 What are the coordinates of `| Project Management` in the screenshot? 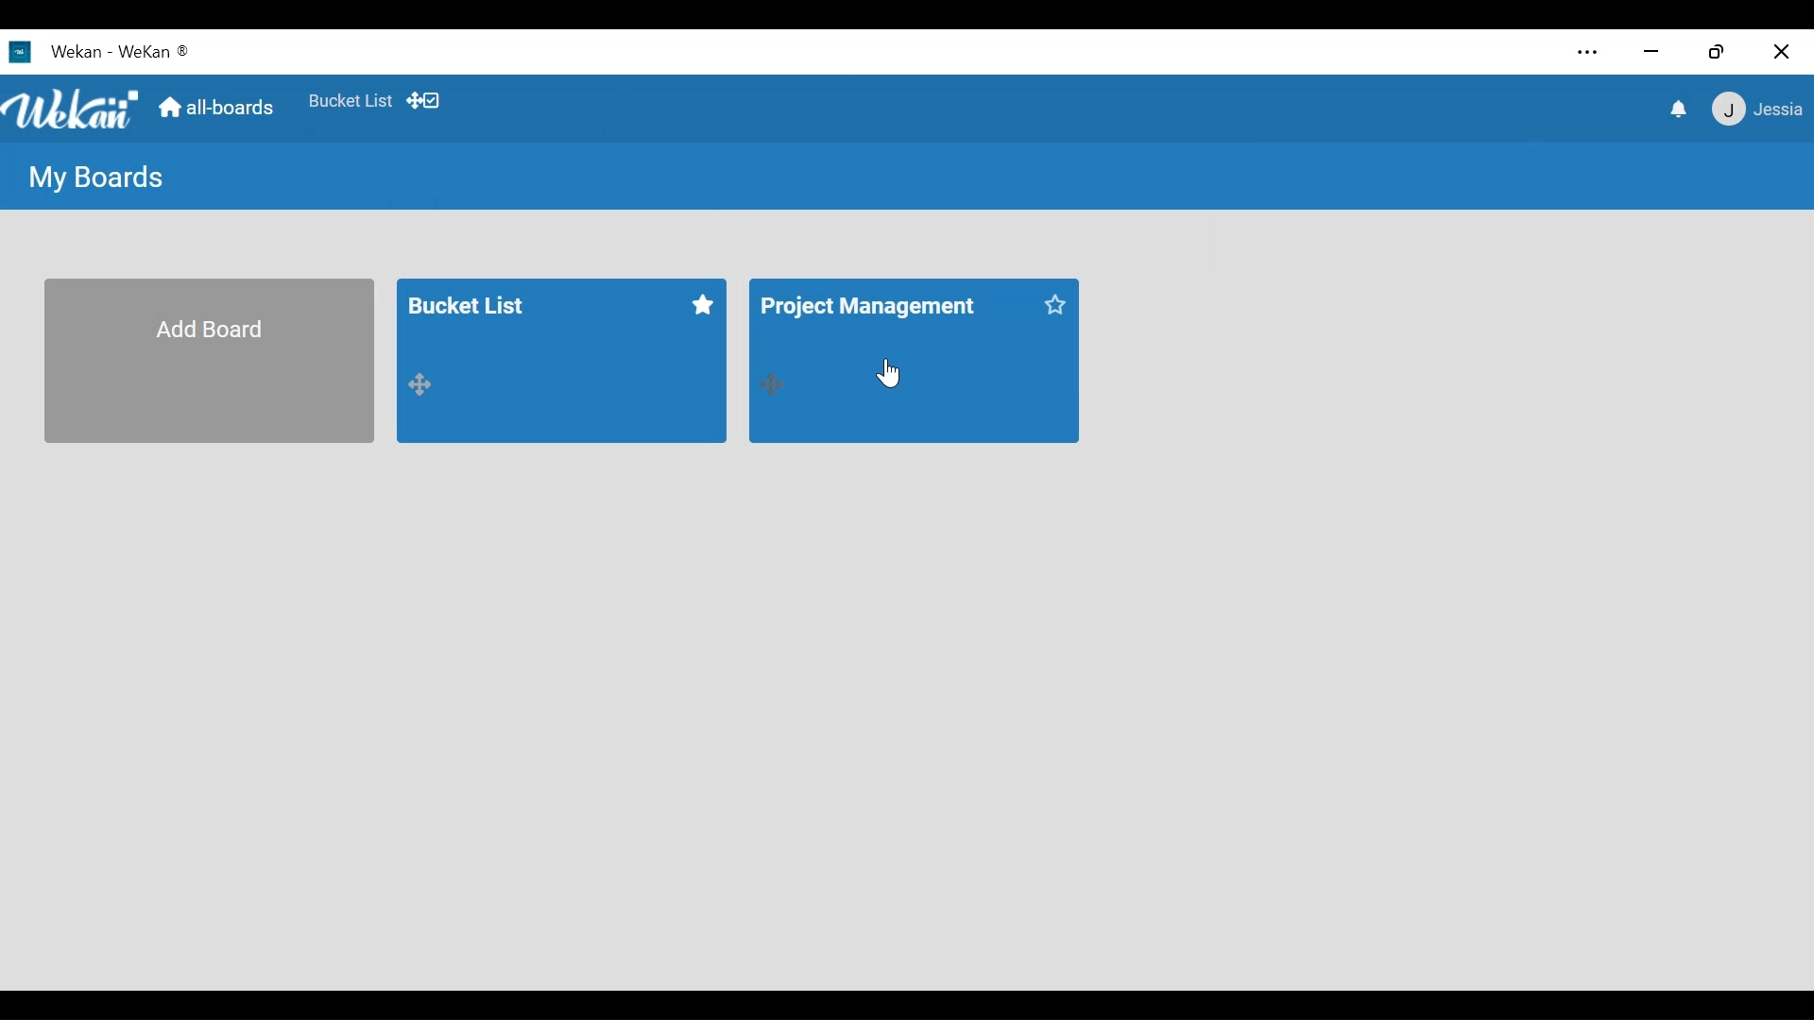 It's located at (888, 324).